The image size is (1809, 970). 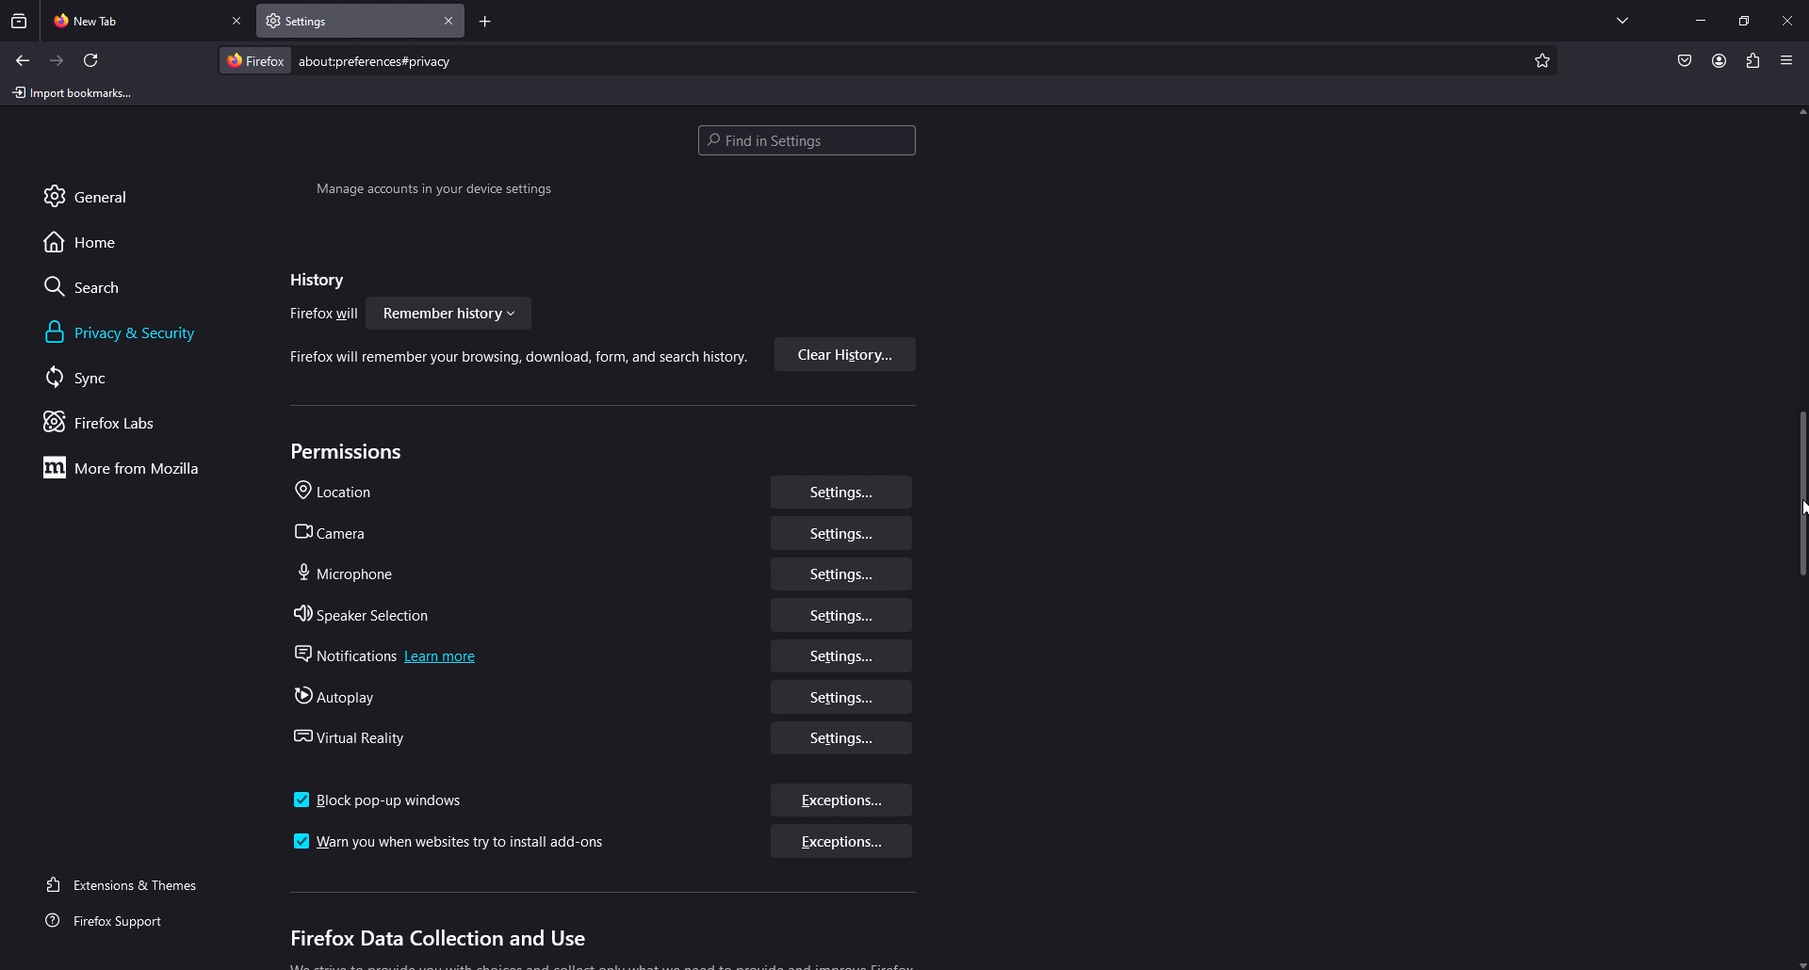 I want to click on extension, so click(x=1754, y=60).